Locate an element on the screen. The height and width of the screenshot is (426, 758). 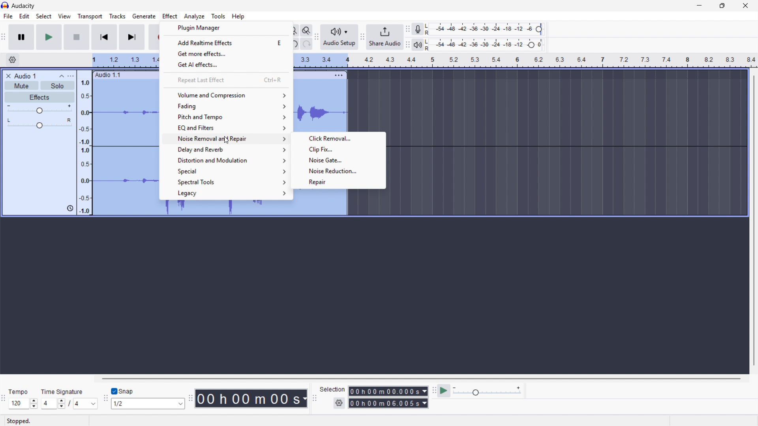
Add real time effects  is located at coordinates (227, 42).